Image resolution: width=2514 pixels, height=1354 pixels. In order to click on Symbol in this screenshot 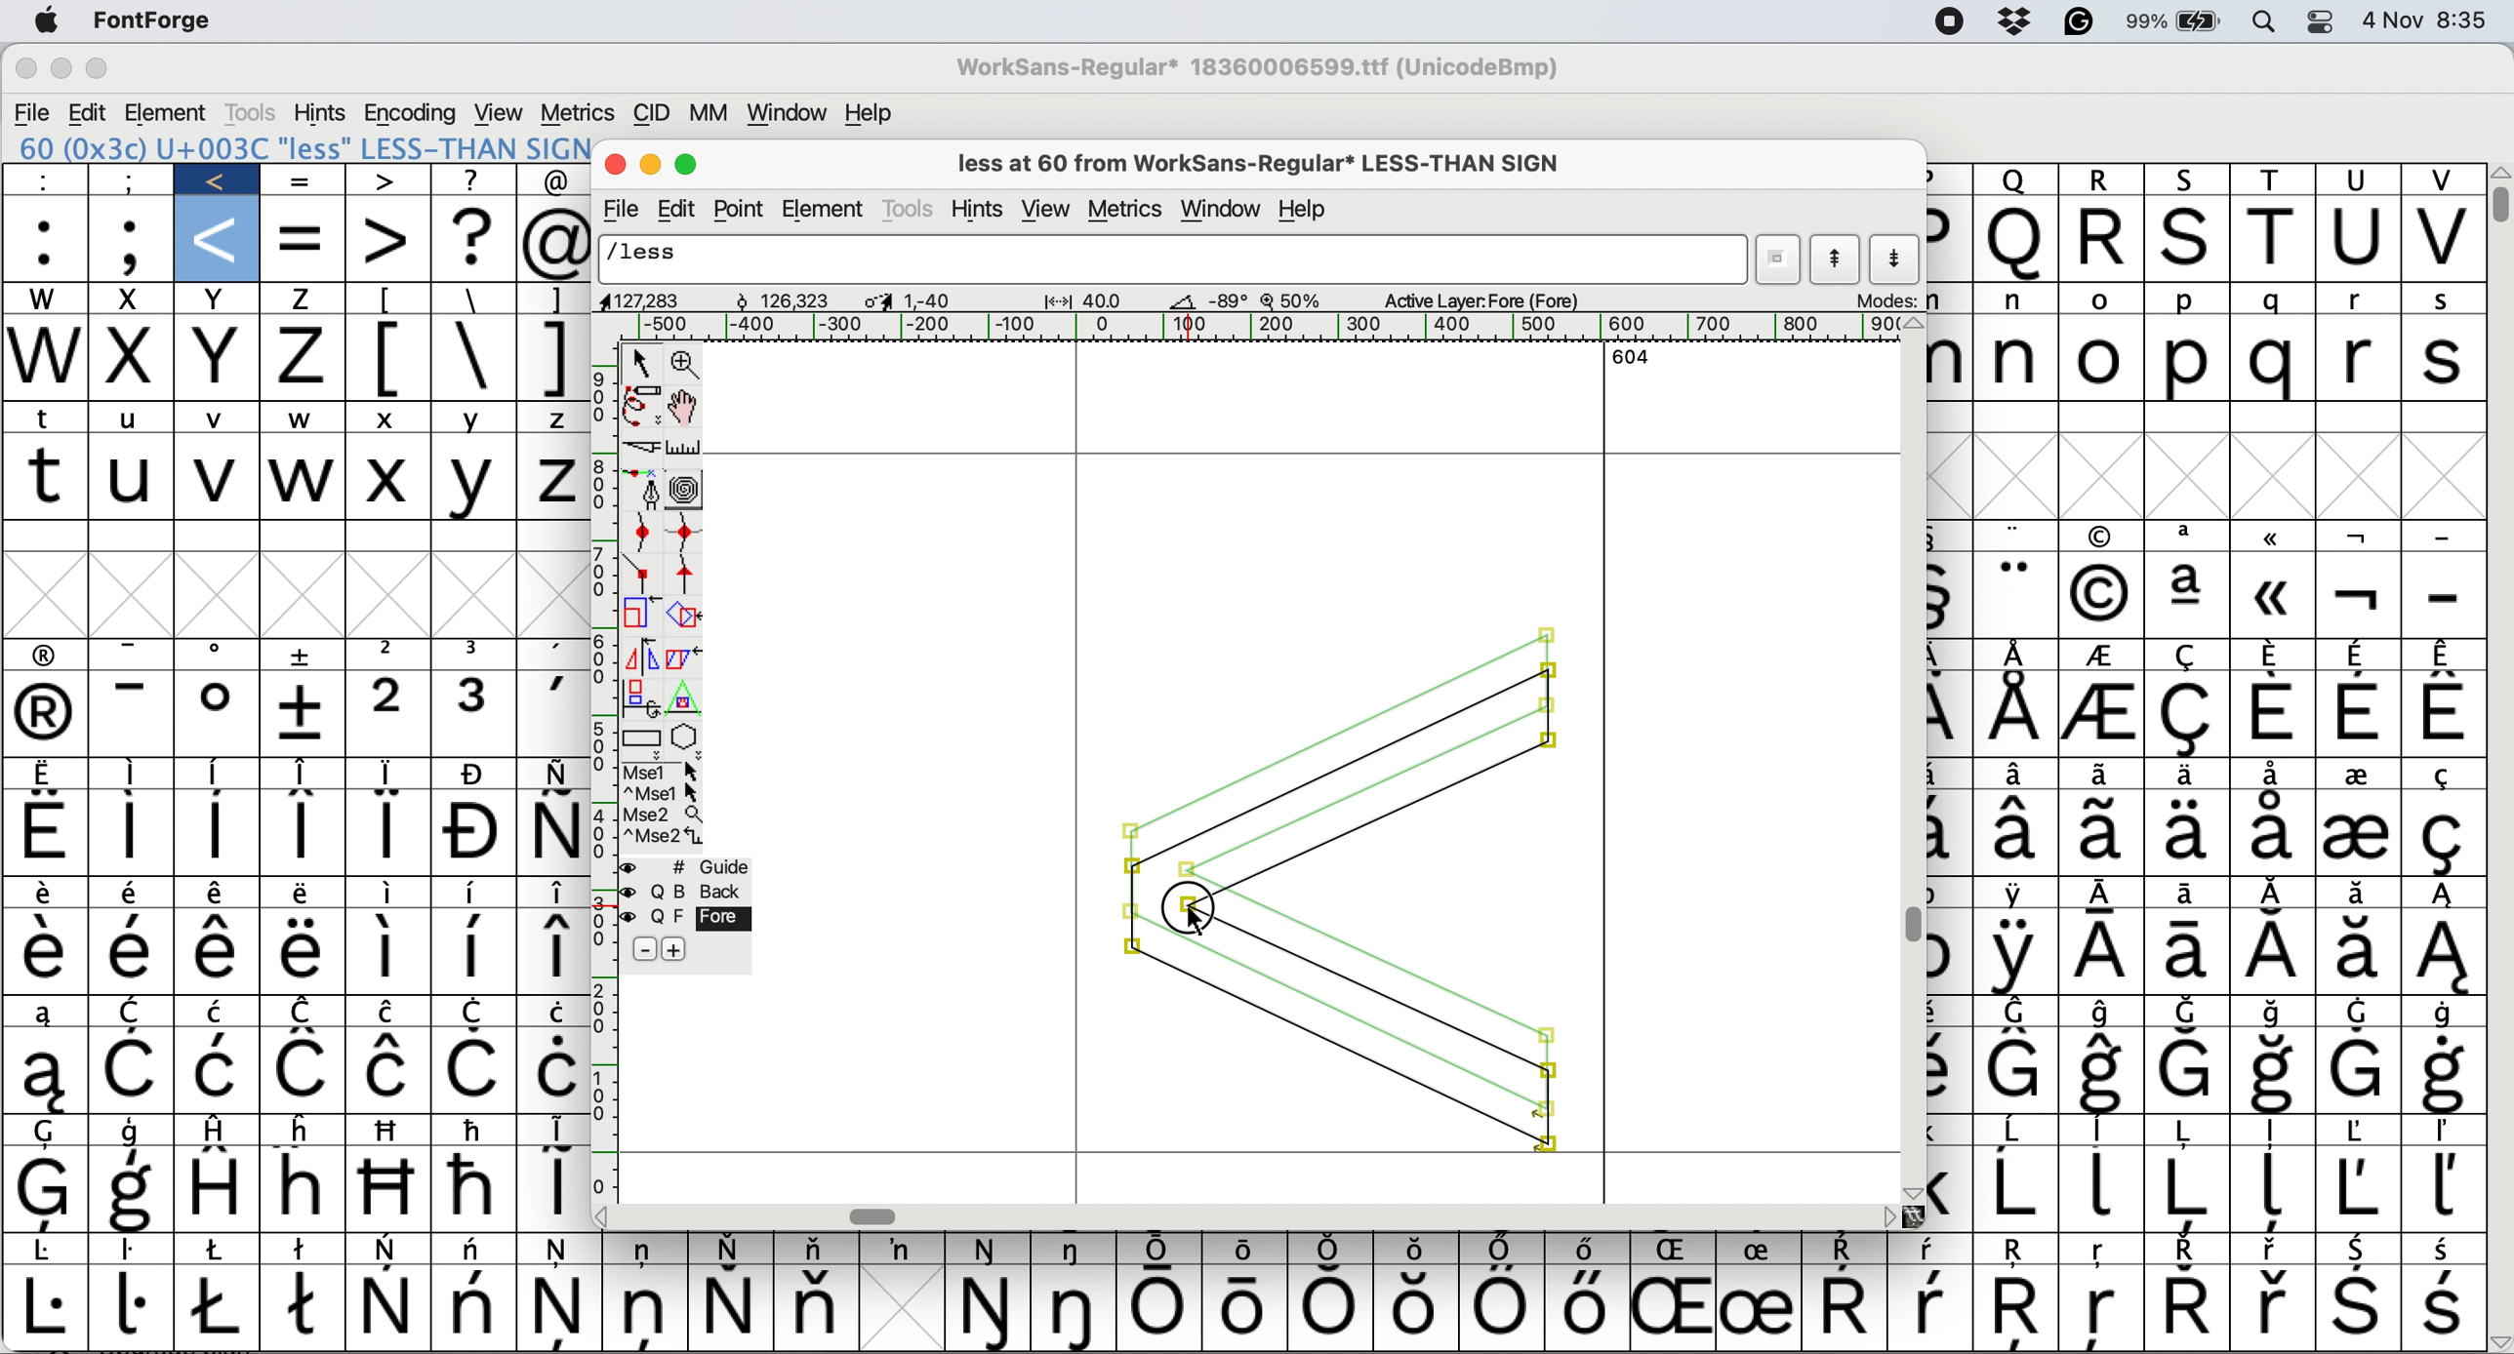, I will do `click(307, 1310)`.